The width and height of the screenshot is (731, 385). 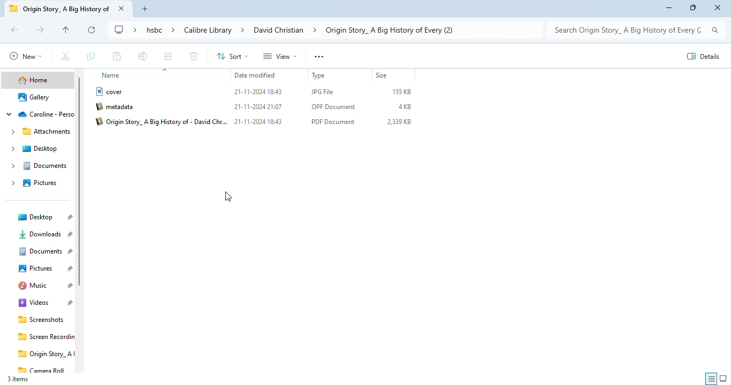 What do you see at coordinates (334, 107) in the screenshot?
I see `file type` at bounding box center [334, 107].